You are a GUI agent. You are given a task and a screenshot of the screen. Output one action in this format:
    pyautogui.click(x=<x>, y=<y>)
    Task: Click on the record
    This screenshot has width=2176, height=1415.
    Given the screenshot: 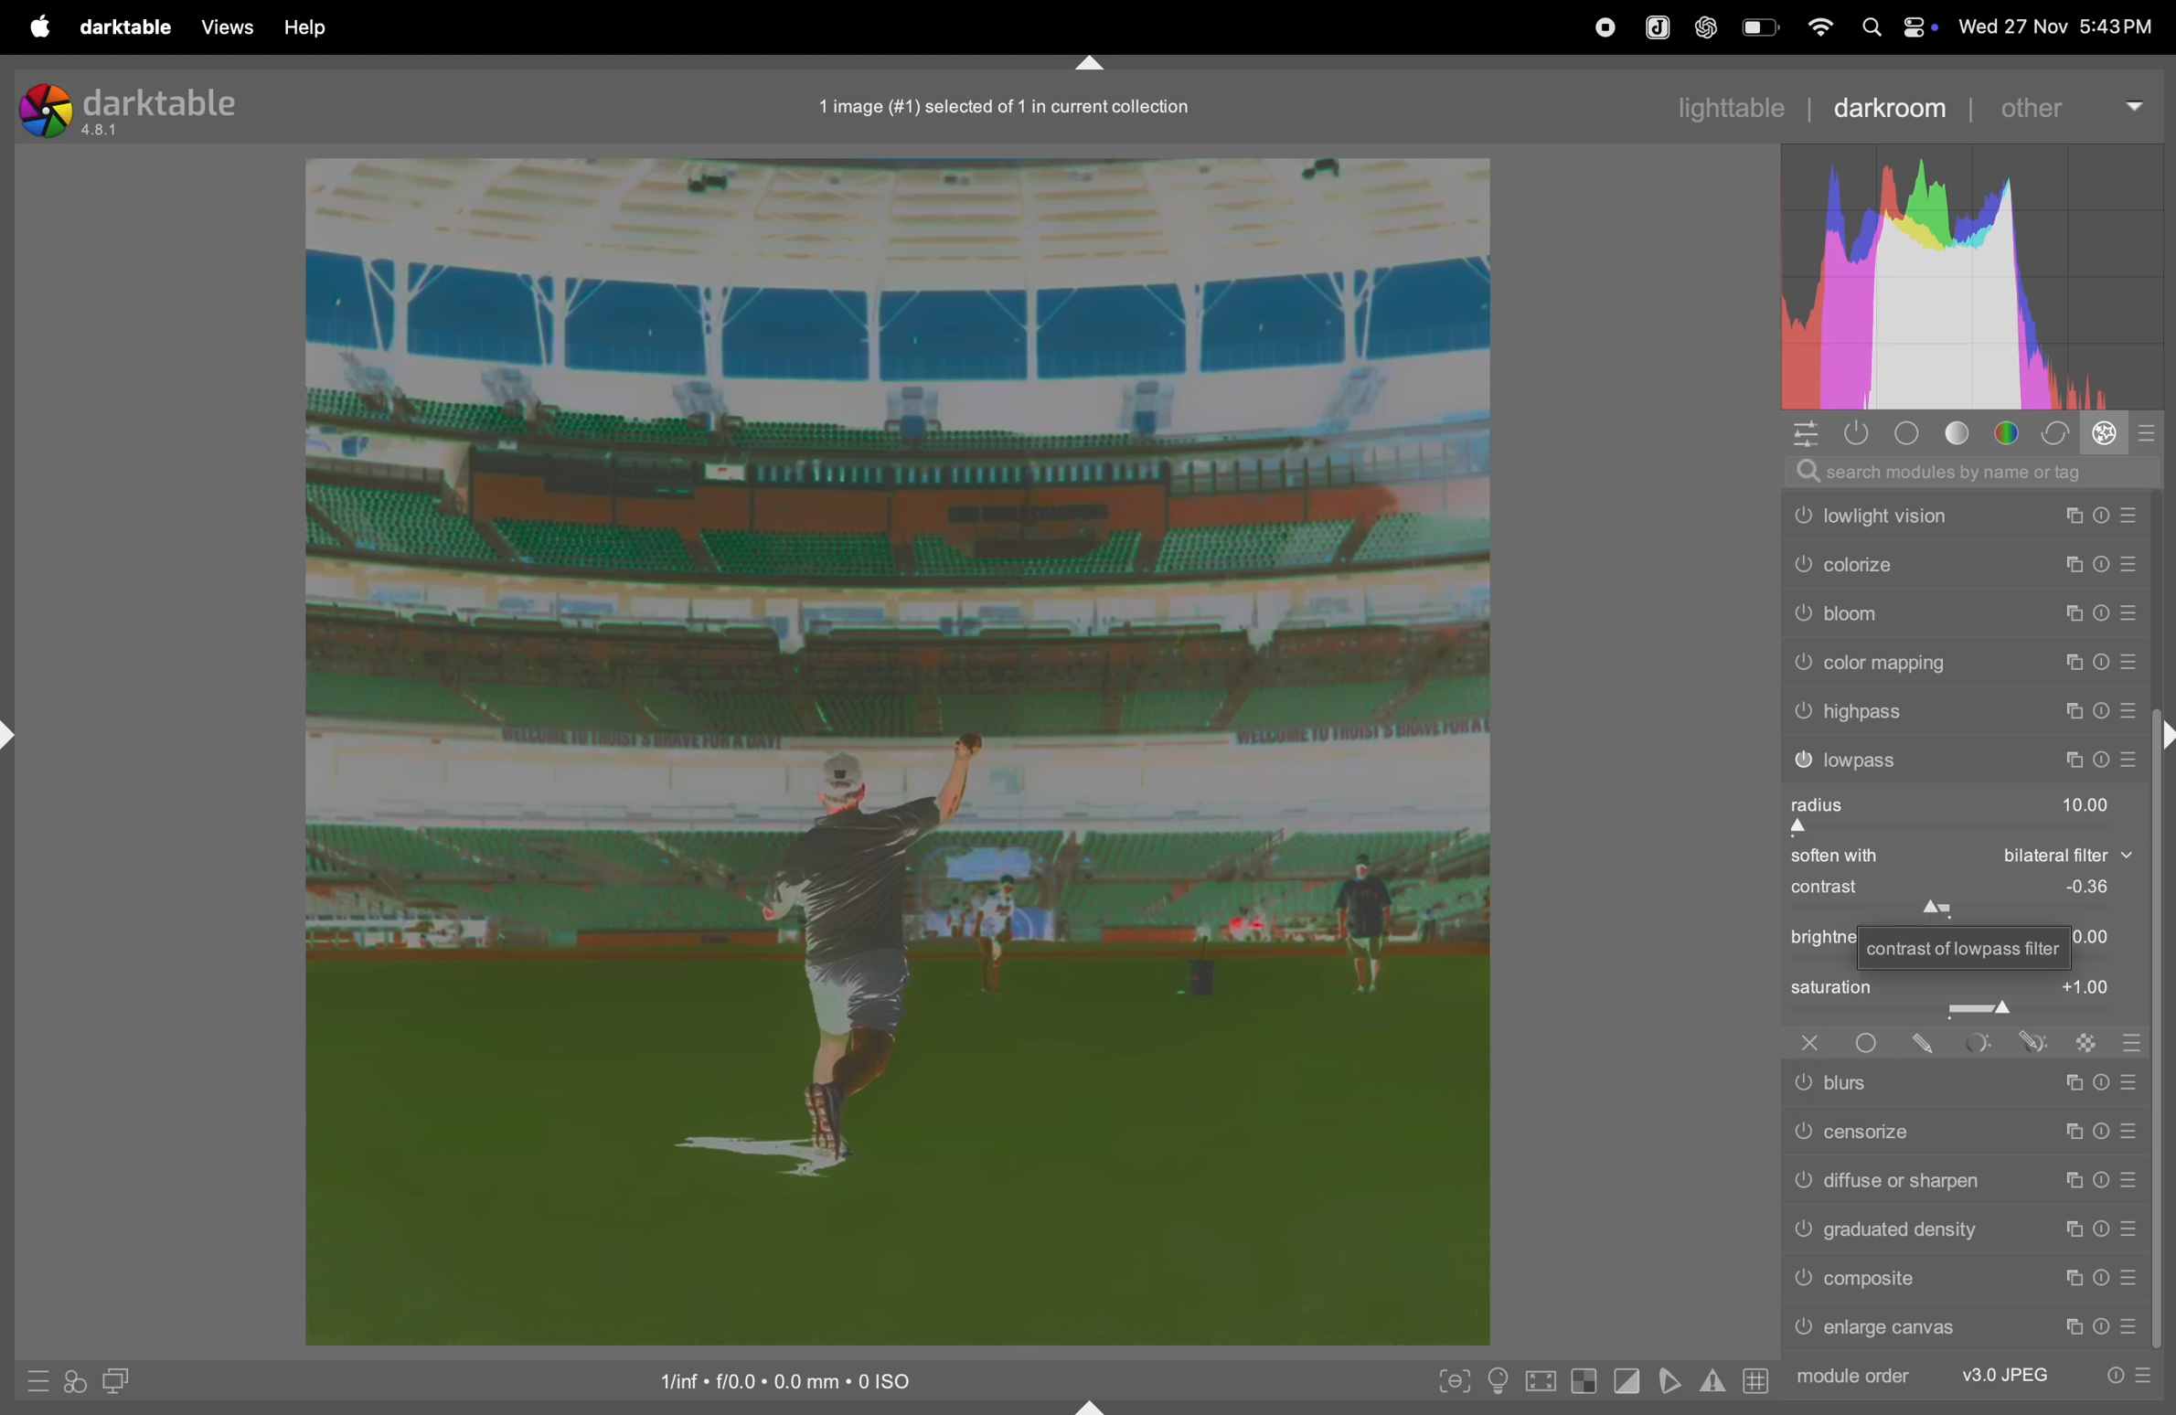 What is the action you would take?
    pyautogui.click(x=1600, y=27)
    